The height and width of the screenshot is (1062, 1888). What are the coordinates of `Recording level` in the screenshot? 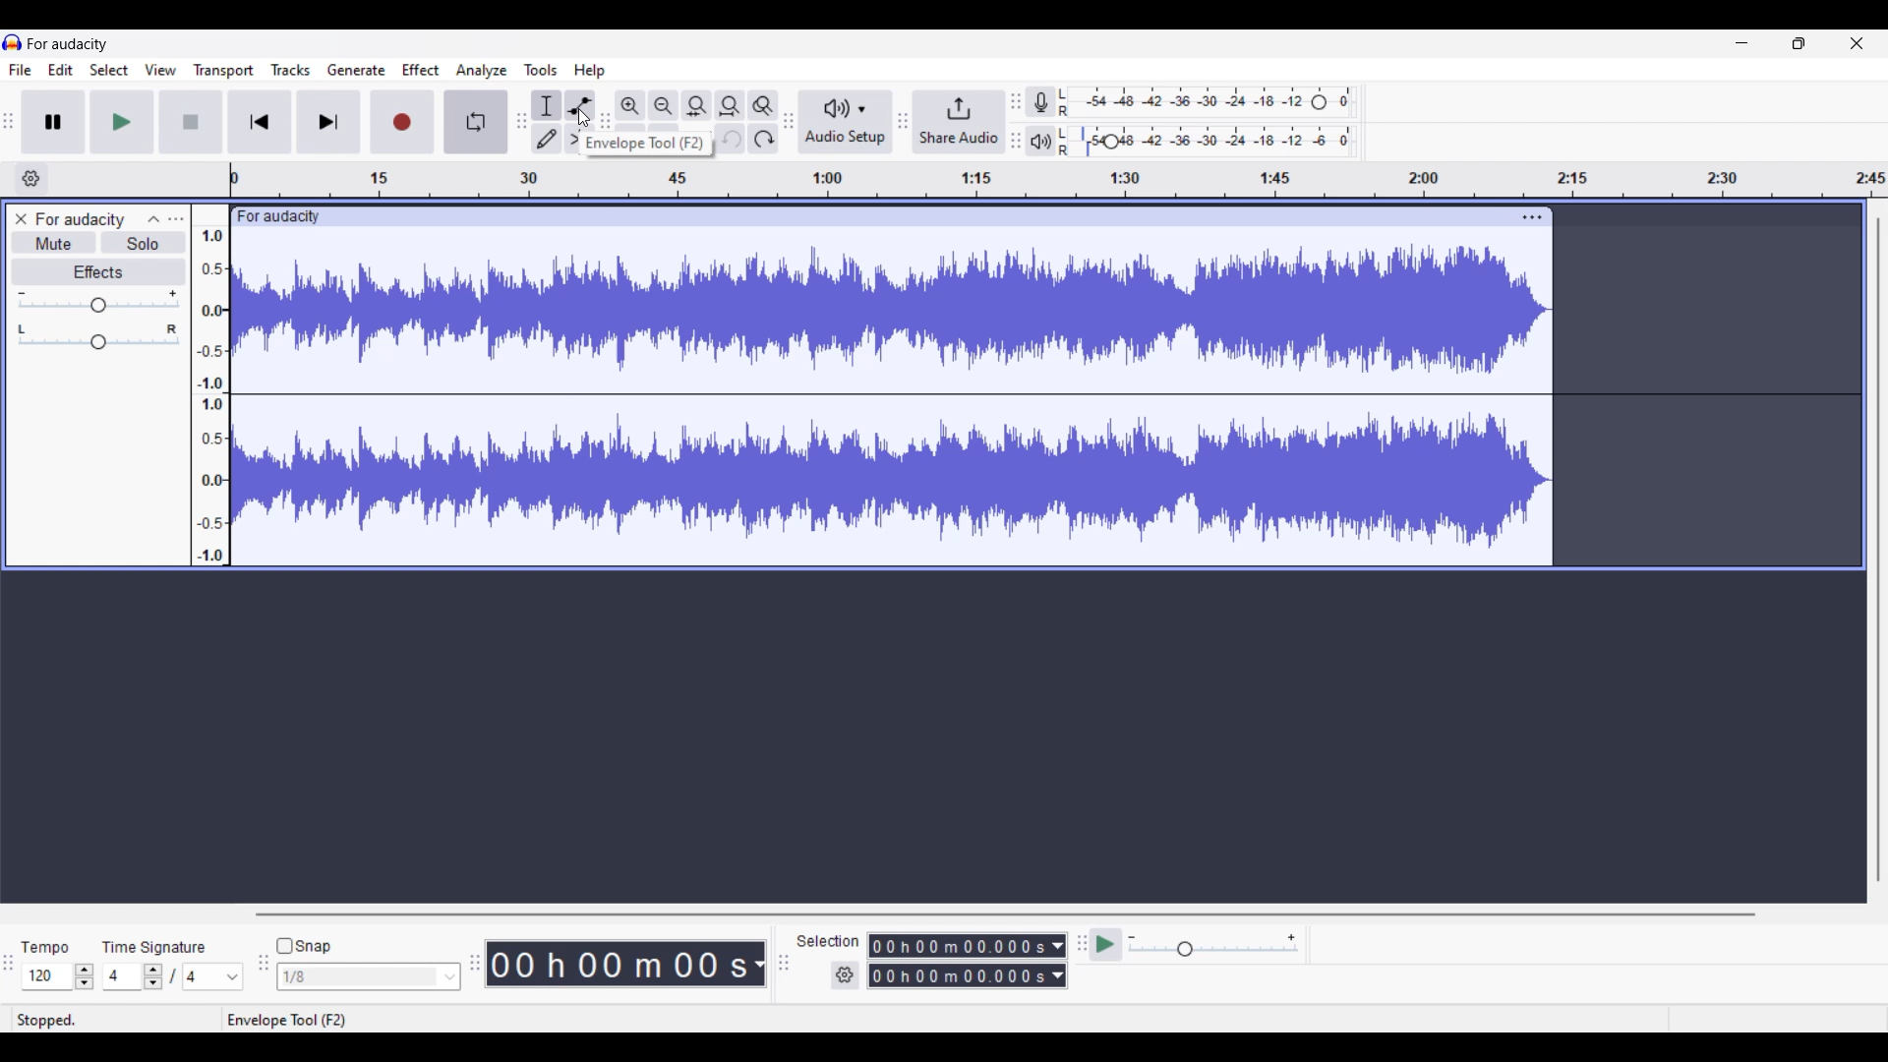 It's located at (1209, 102).